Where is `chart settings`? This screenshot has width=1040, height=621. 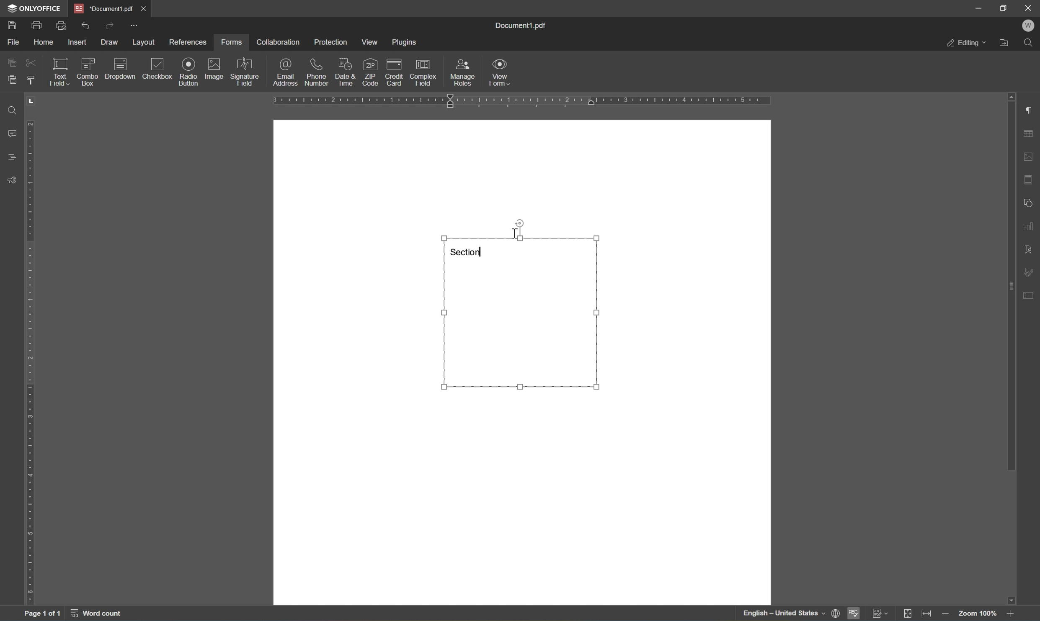
chart settings is located at coordinates (1030, 226).